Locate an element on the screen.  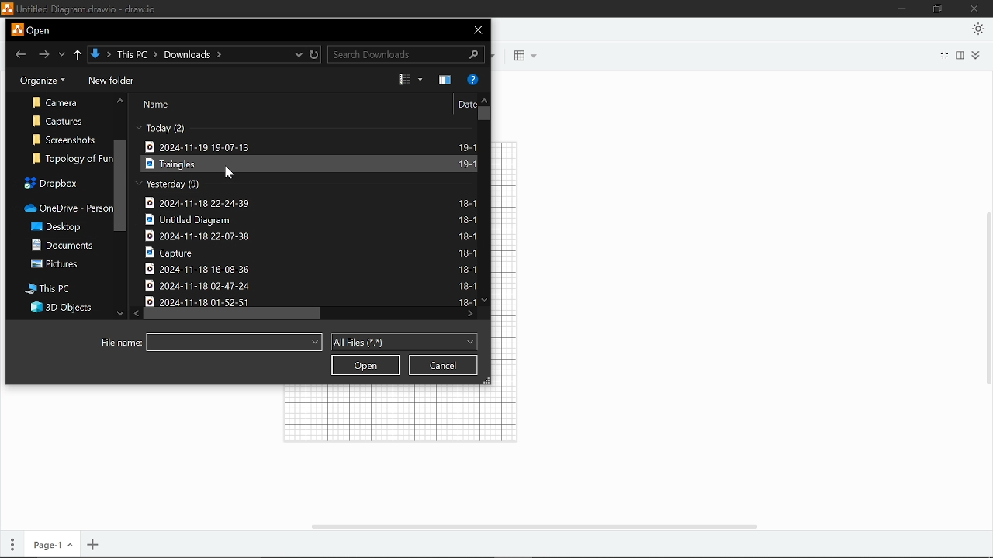
Horizontal scrollbar in all files is located at coordinates (233, 313).